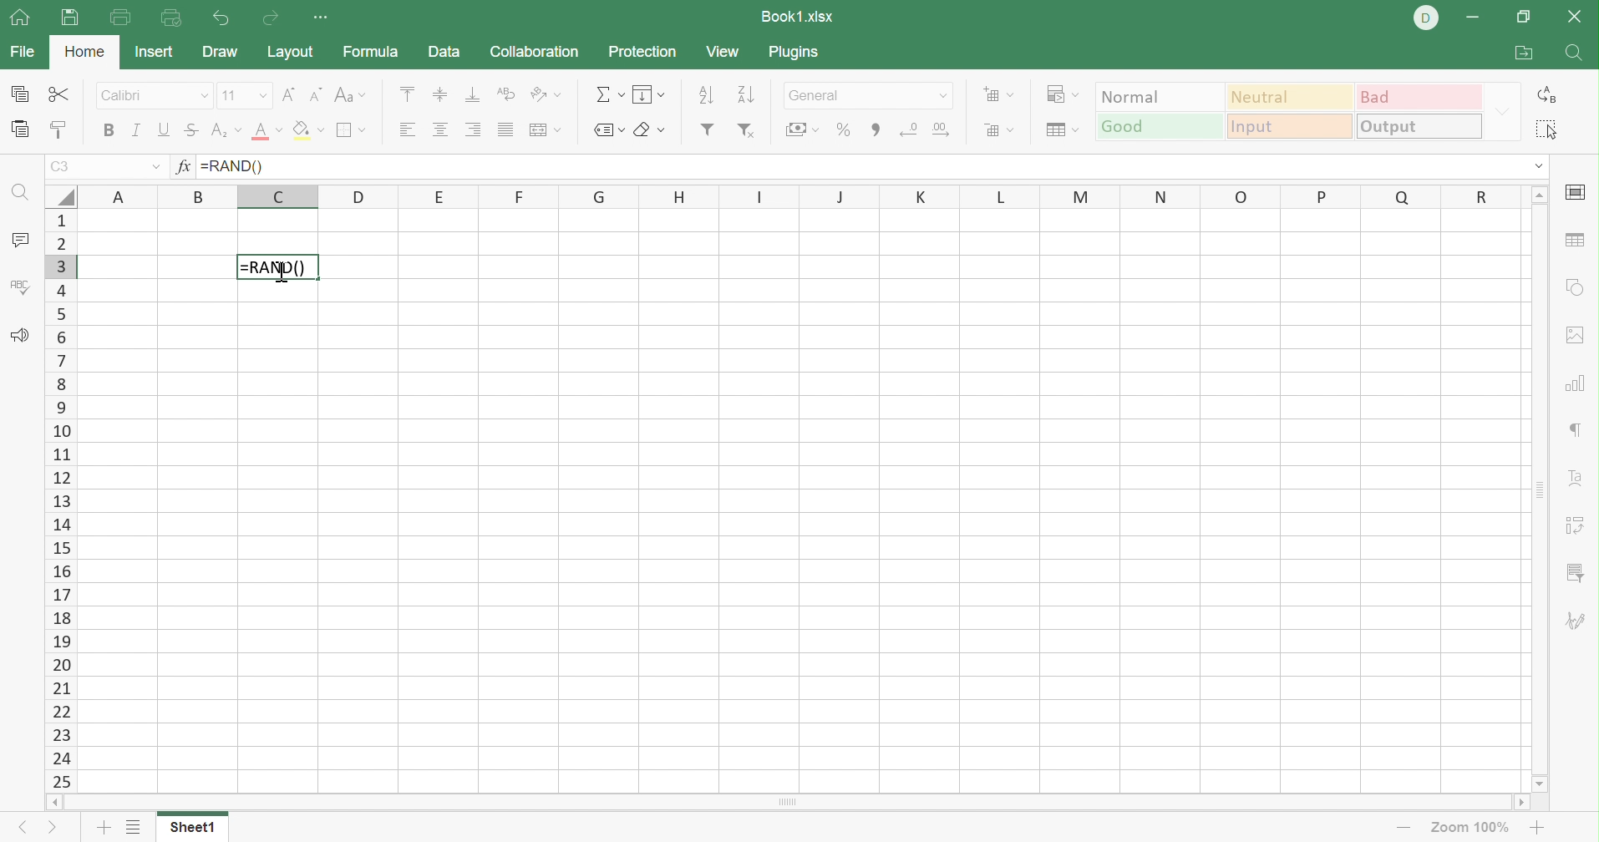 This screenshot has height=842, width=1599. Describe the element at coordinates (351, 132) in the screenshot. I see `Borders` at that location.